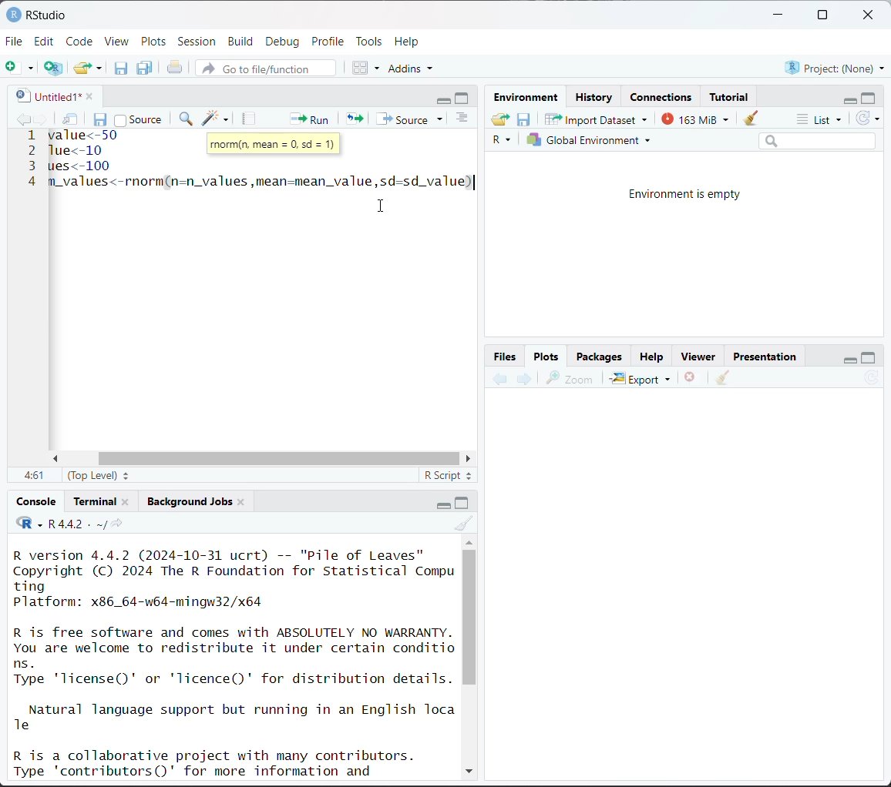  What do you see at coordinates (197, 42) in the screenshot?
I see `Session` at bounding box center [197, 42].